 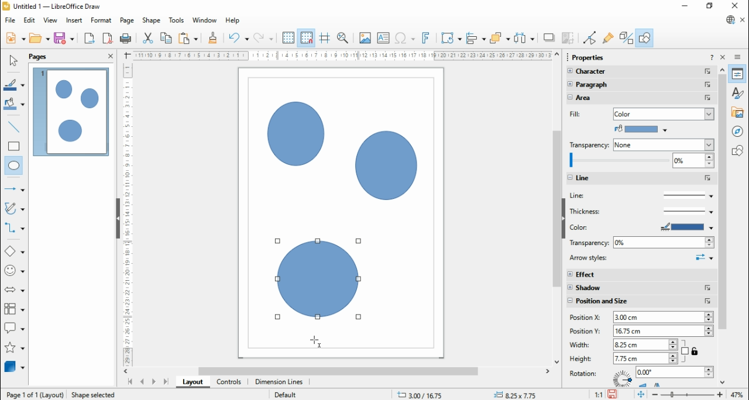 What do you see at coordinates (641, 178) in the screenshot?
I see `line` at bounding box center [641, 178].